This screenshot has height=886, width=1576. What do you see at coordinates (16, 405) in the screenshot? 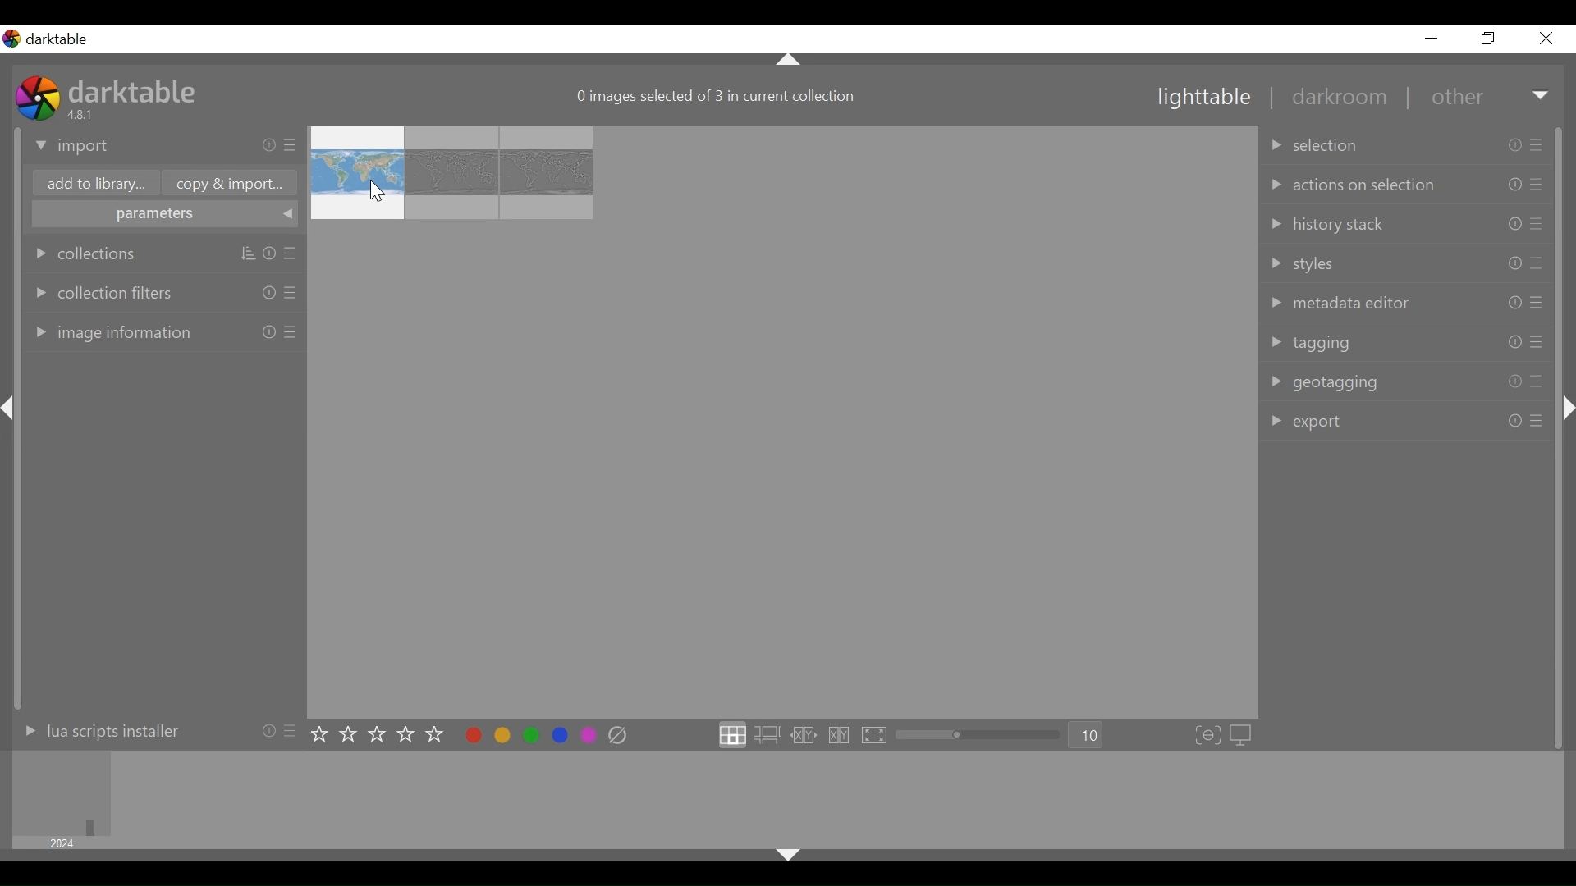
I see `` at bounding box center [16, 405].